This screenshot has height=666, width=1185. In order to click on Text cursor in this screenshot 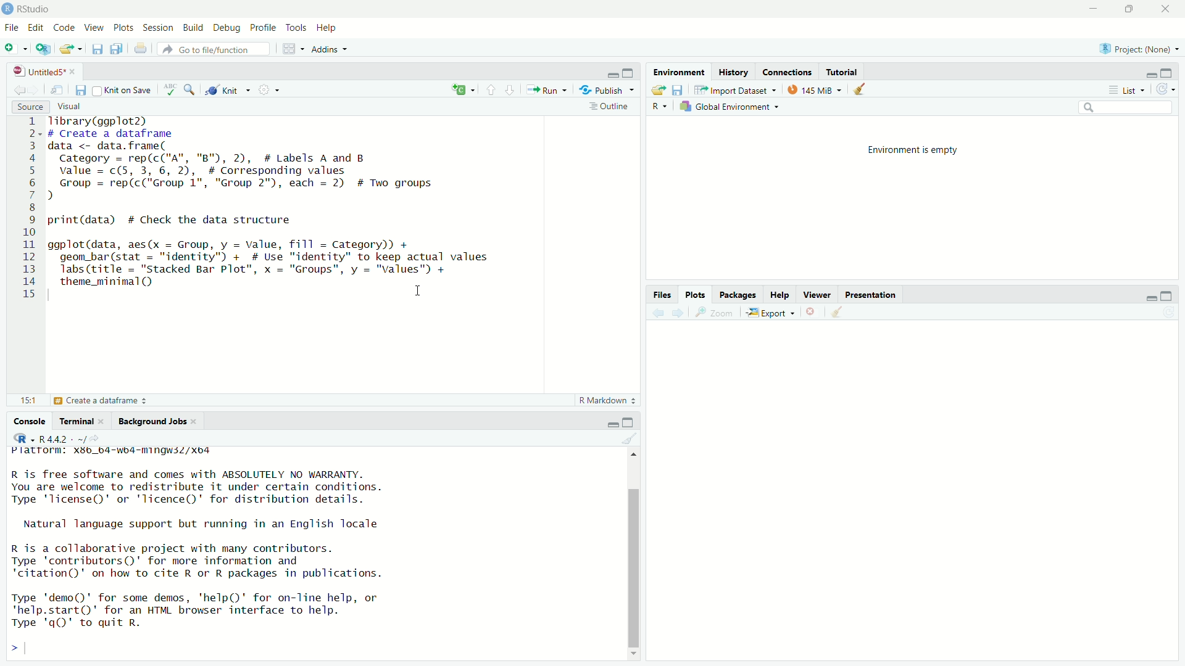, I will do `click(422, 292)`.